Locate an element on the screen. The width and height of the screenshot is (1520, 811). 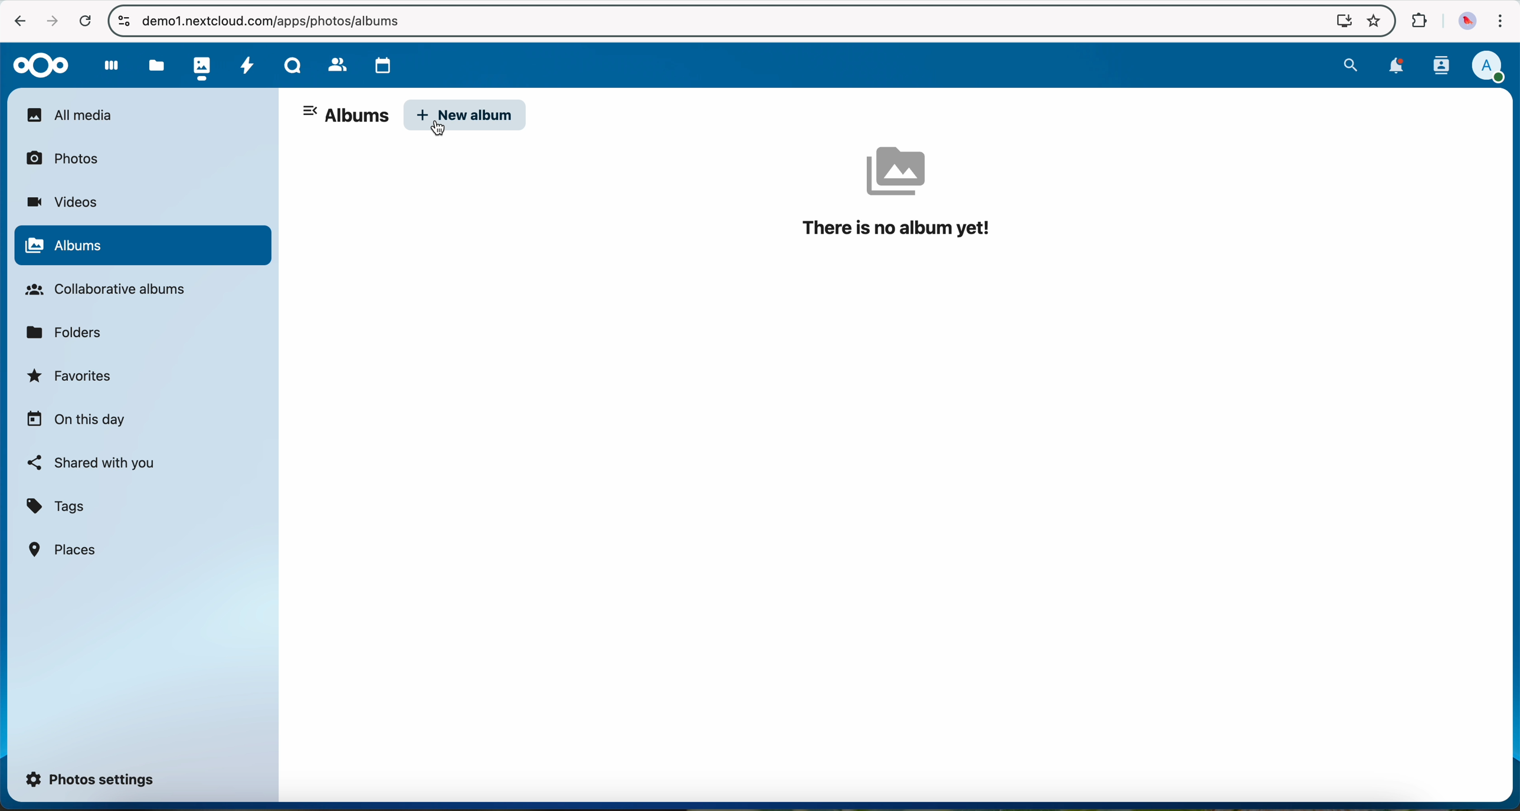
Talk is located at coordinates (292, 64).